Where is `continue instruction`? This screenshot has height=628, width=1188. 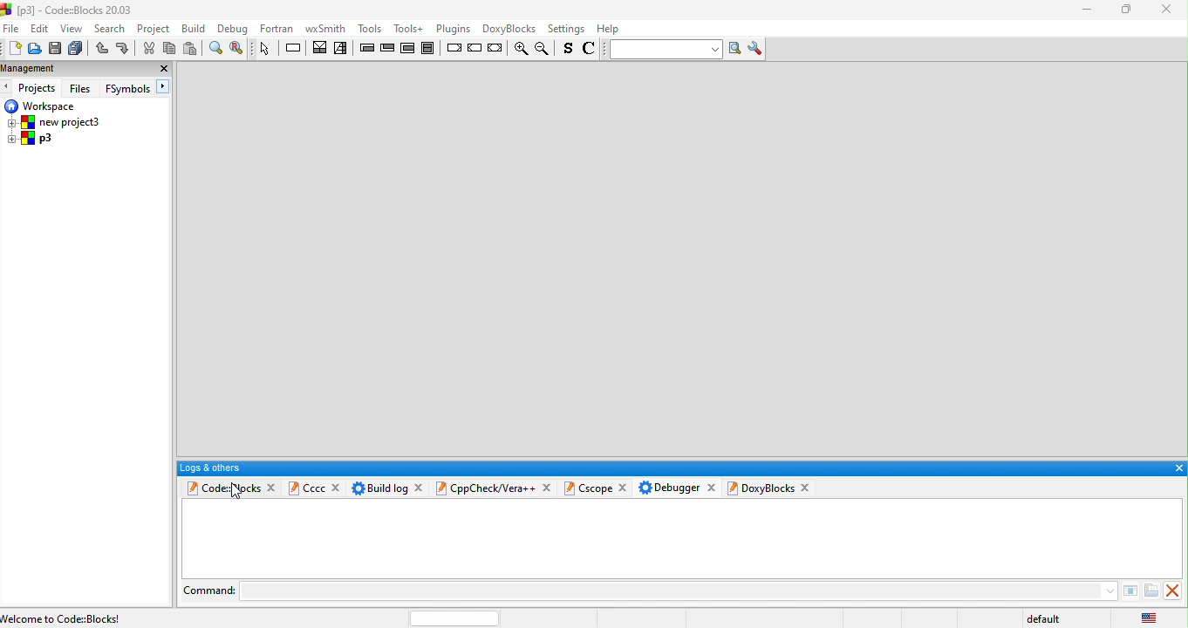 continue instruction is located at coordinates (475, 49).